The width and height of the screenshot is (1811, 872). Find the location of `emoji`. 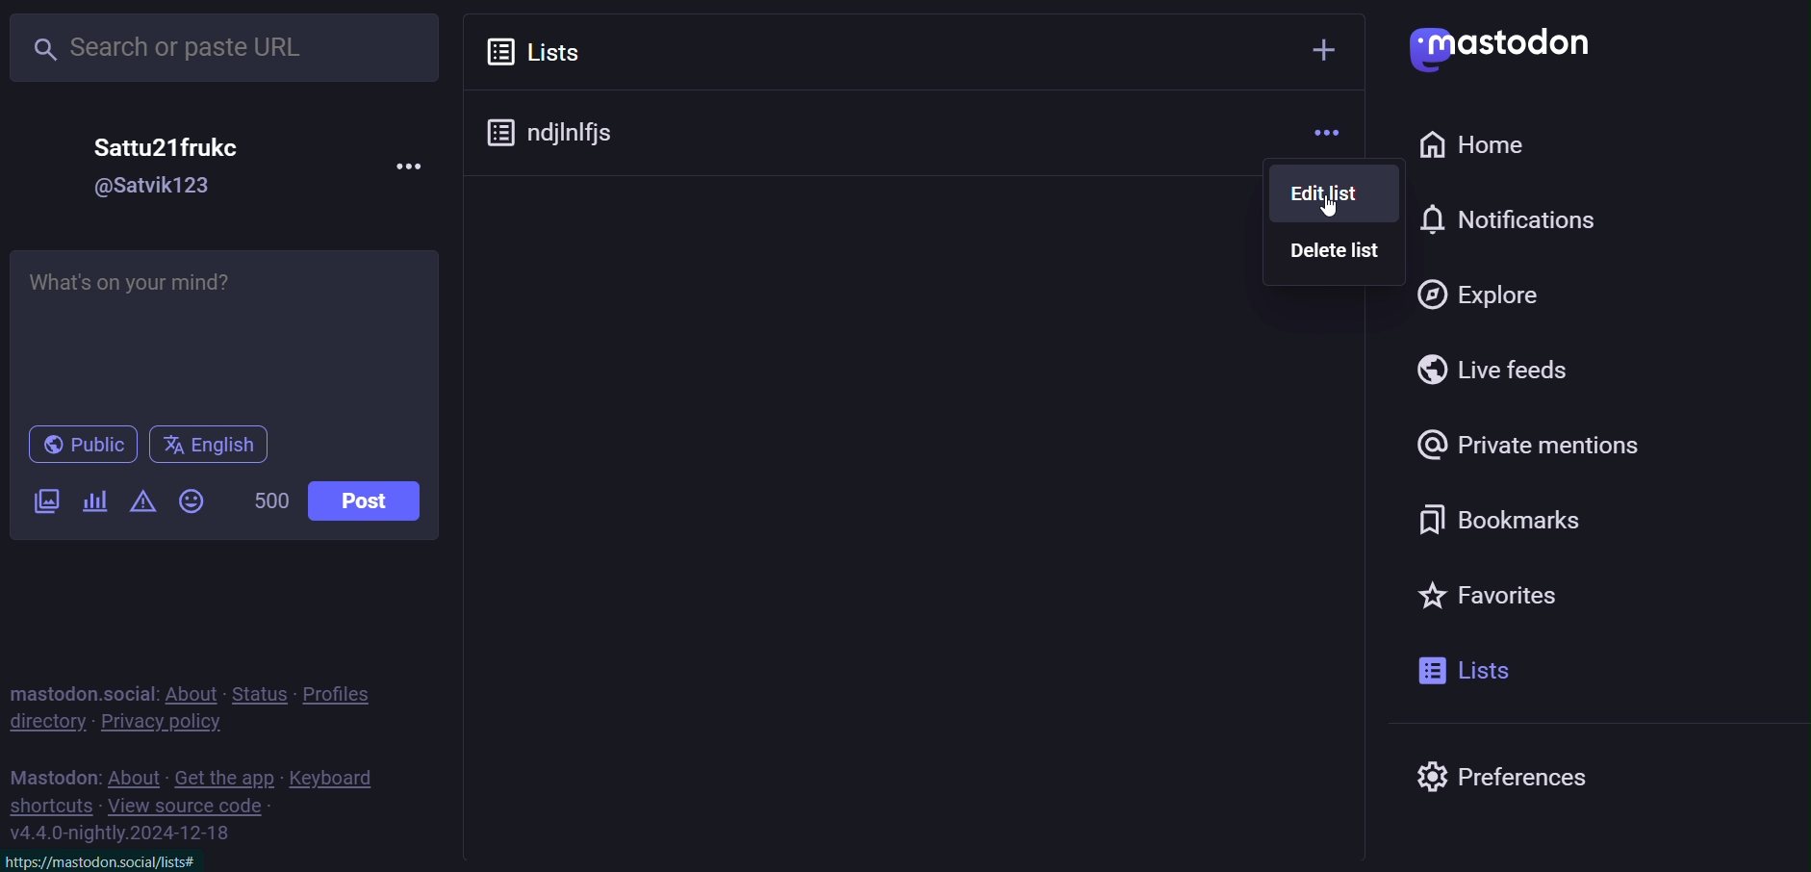

emoji is located at coordinates (191, 500).